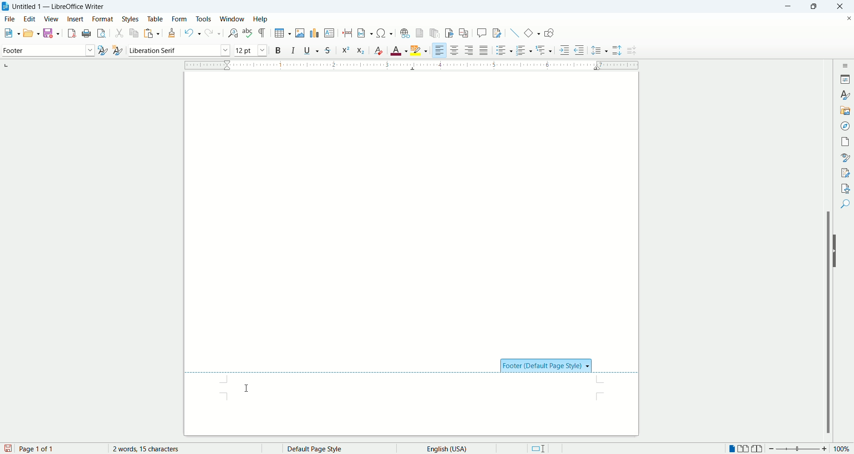 The image size is (854, 454). What do you see at coordinates (232, 33) in the screenshot?
I see `find and replace` at bounding box center [232, 33].